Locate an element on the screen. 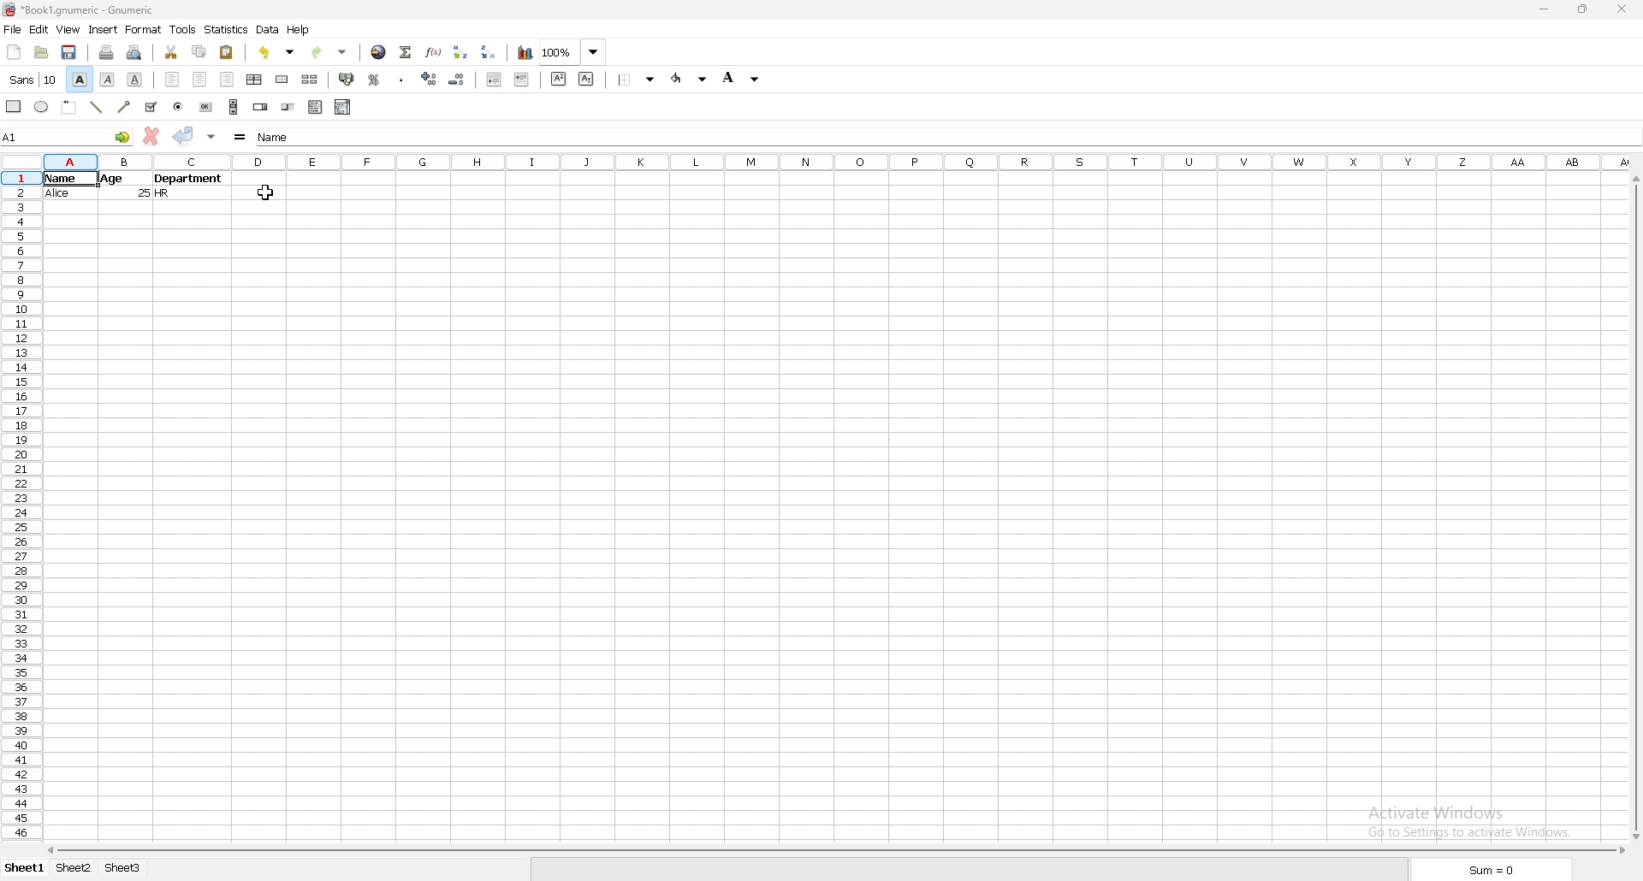  list is located at coordinates (316, 107).